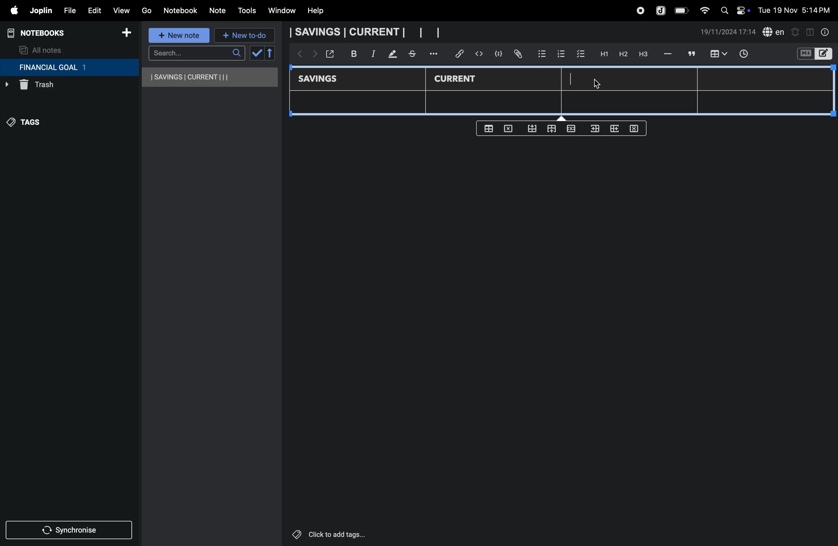 The width and height of the screenshot is (838, 546). What do you see at coordinates (634, 128) in the screenshot?
I see `delete rows` at bounding box center [634, 128].